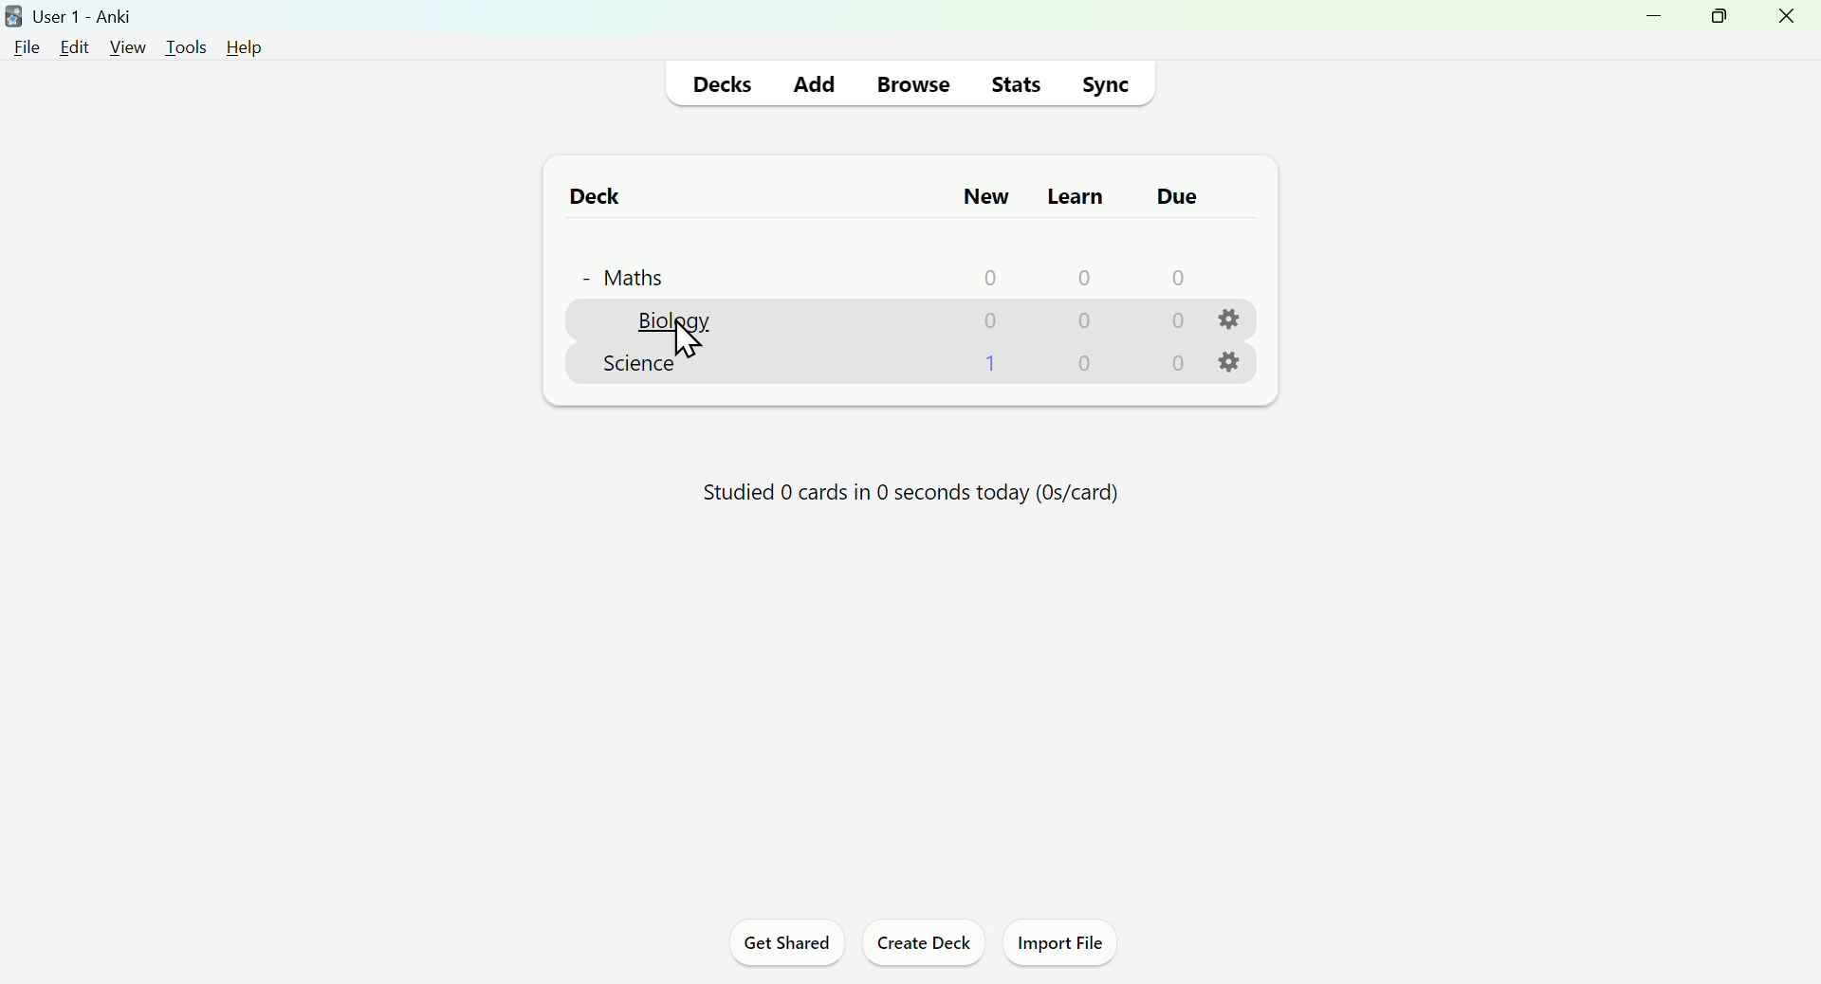  Describe the element at coordinates (594, 199) in the screenshot. I see `Deck` at that location.